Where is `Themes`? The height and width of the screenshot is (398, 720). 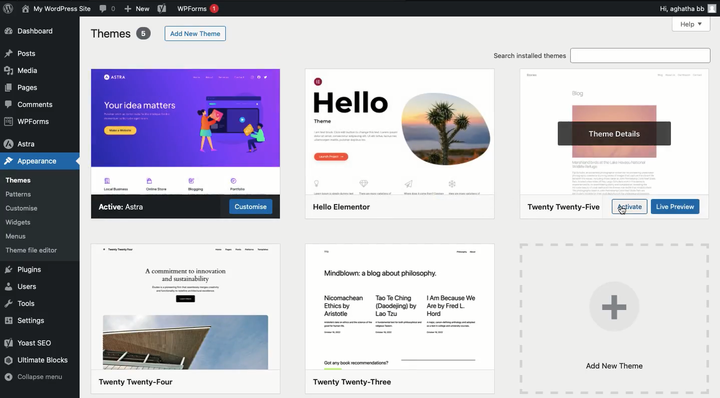
Themes is located at coordinates (22, 180).